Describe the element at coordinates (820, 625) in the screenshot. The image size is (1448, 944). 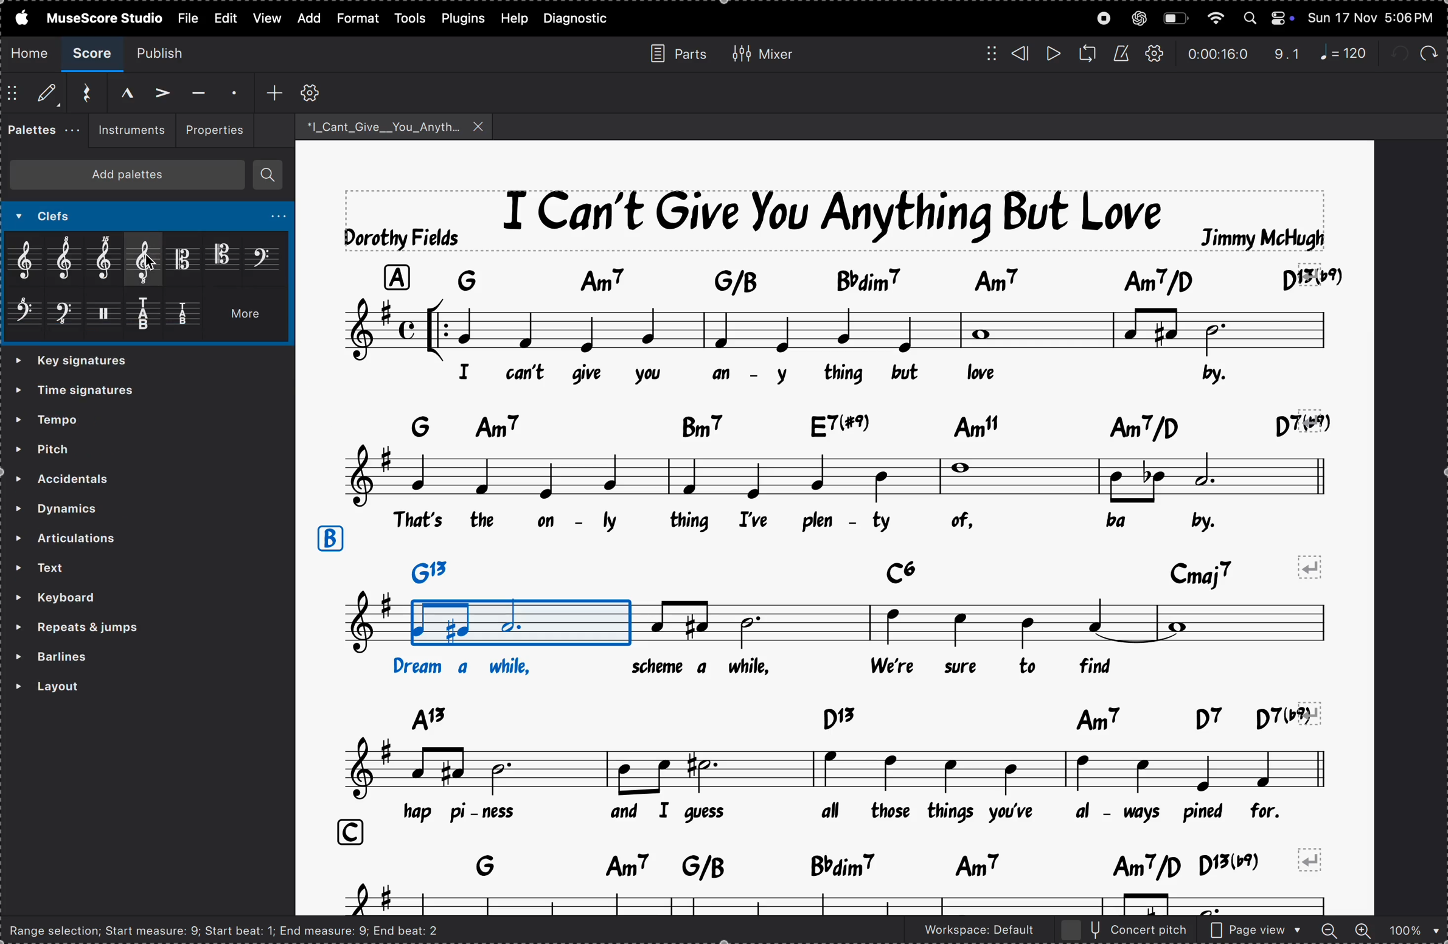
I see `notes` at that location.